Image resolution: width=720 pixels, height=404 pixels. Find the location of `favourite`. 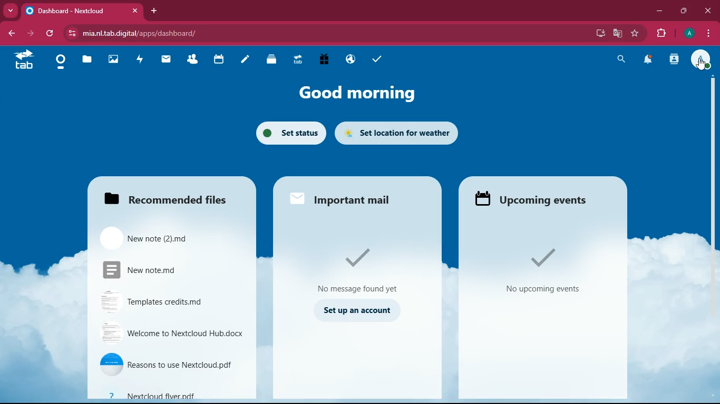

favourite is located at coordinates (635, 34).